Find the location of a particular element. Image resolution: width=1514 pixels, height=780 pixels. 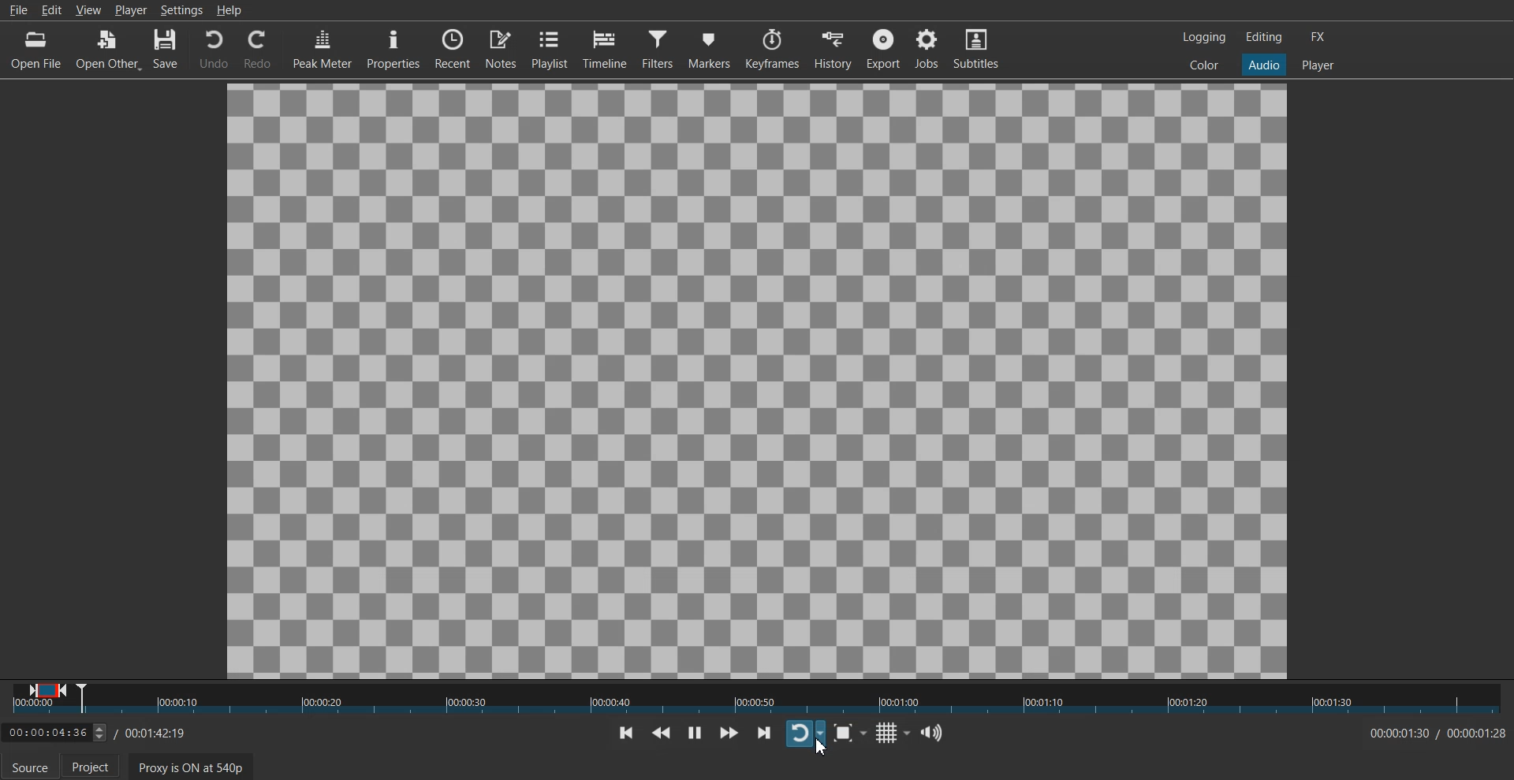

Subtitle is located at coordinates (977, 48).